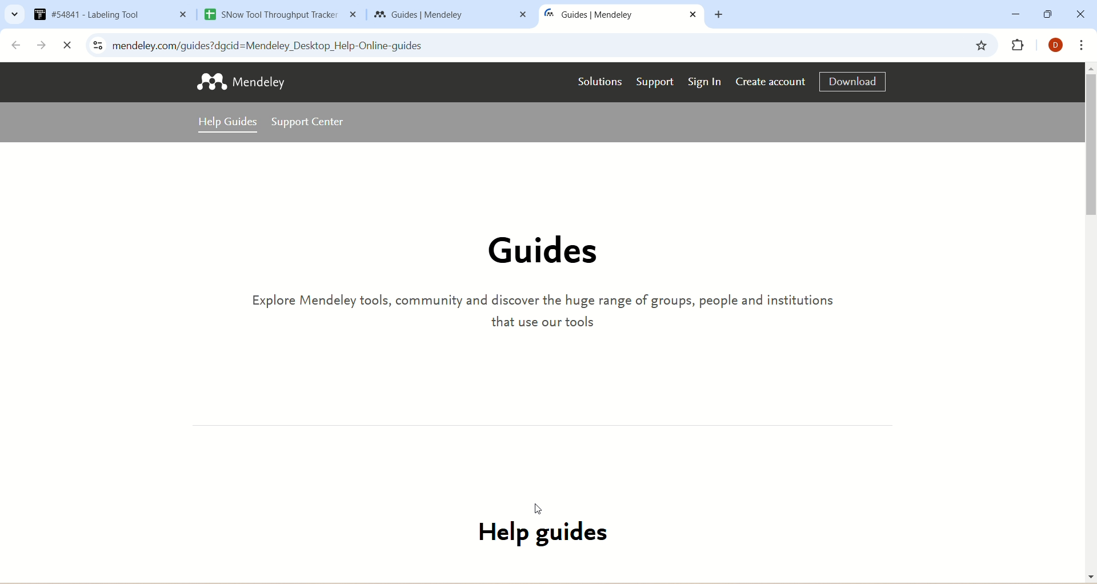 The image size is (1097, 584). Describe the element at coordinates (539, 539) in the screenshot. I see `help guides` at that location.